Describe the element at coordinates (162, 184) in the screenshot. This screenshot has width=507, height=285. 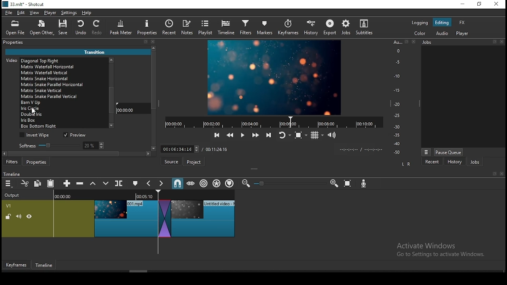
I see `next marker` at that location.